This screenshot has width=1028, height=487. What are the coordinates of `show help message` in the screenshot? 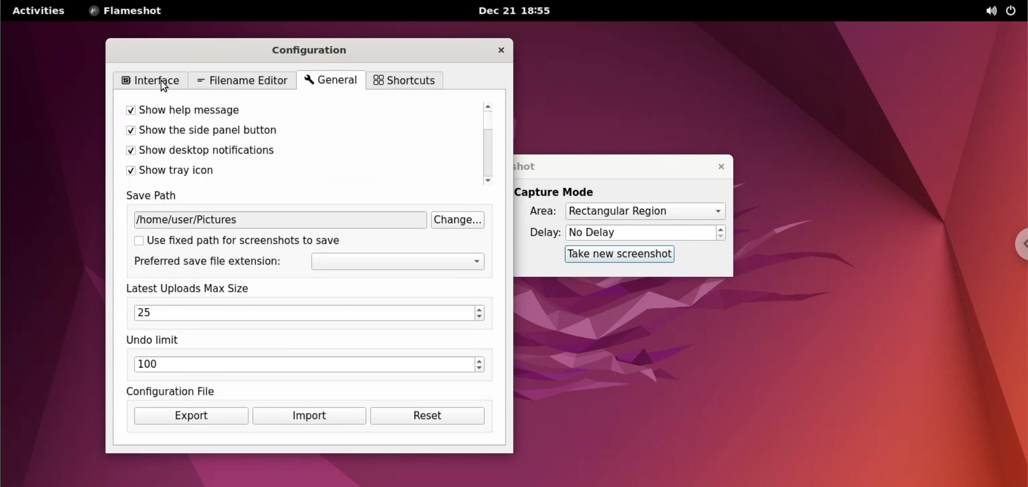 It's located at (261, 107).